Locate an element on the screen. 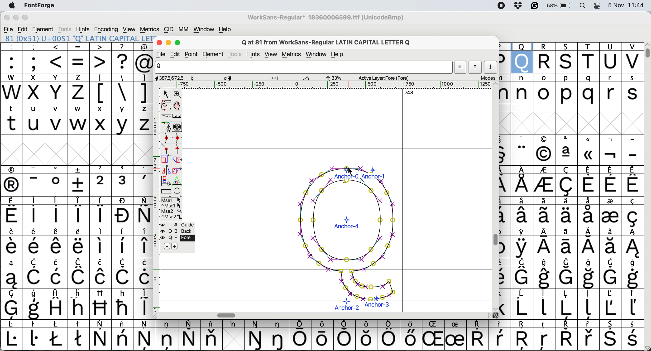 This screenshot has height=351, width=651. uppercase letters is located at coordinates (572, 57).